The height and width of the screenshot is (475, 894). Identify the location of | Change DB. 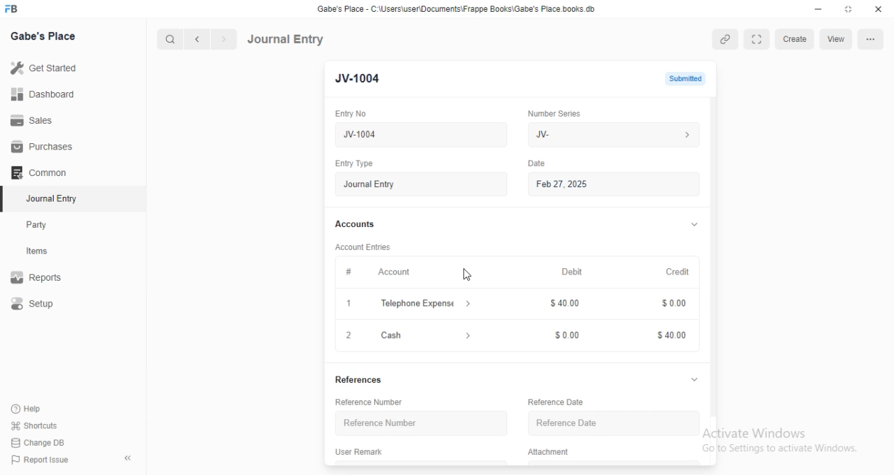
(38, 441).